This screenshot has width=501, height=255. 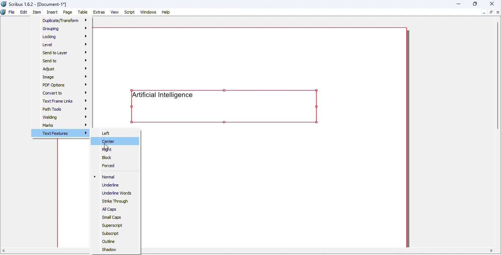 I want to click on Normal, so click(x=107, y=177).